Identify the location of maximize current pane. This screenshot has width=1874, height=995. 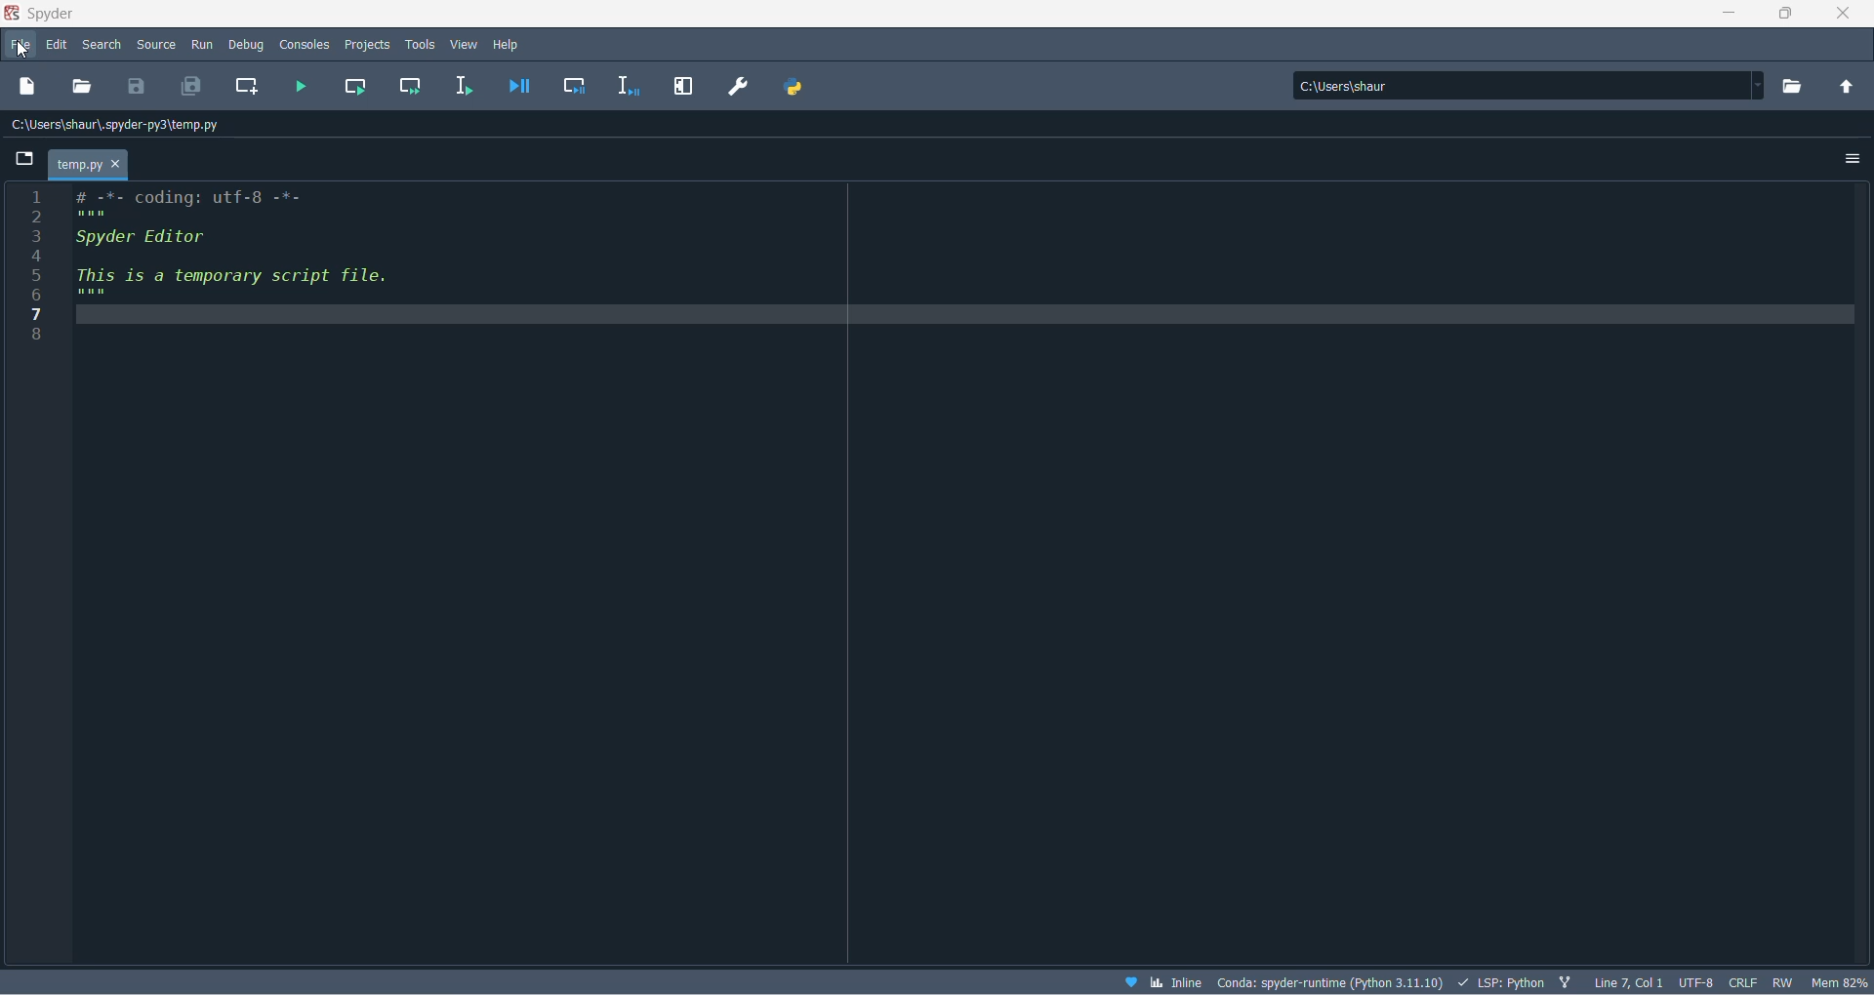
(684, 89).